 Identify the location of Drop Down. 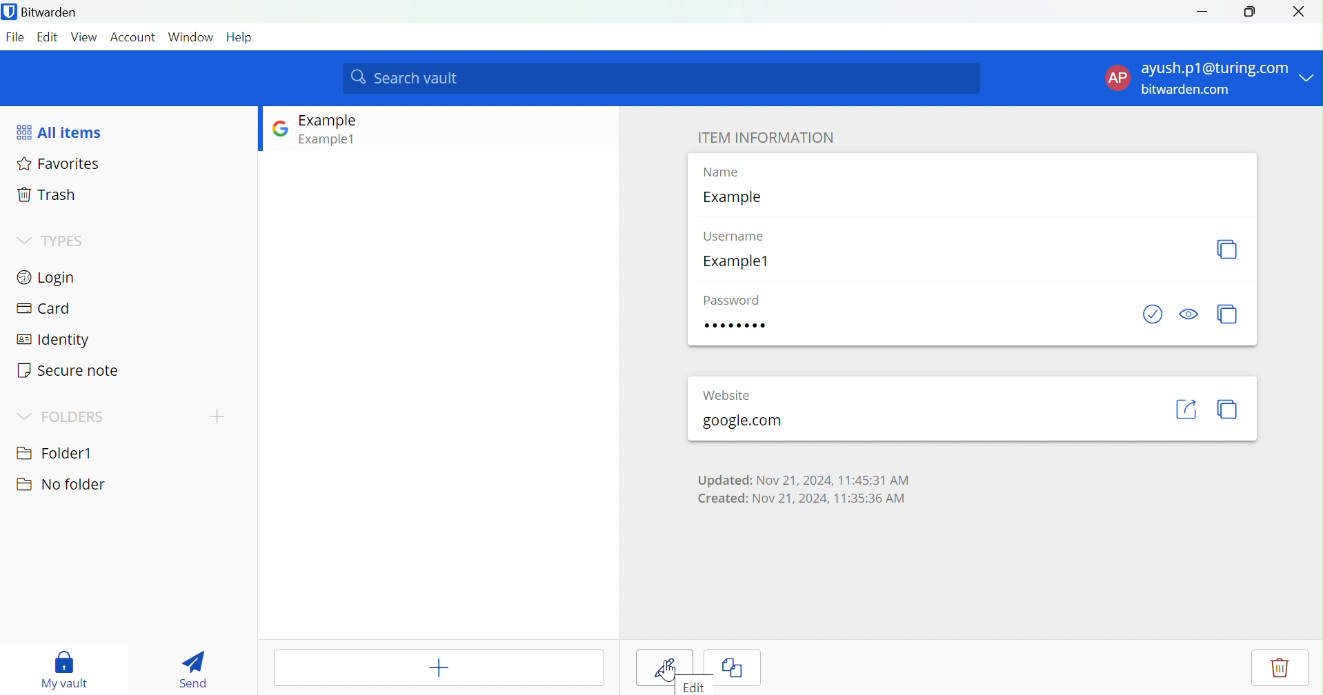
(23, 416).